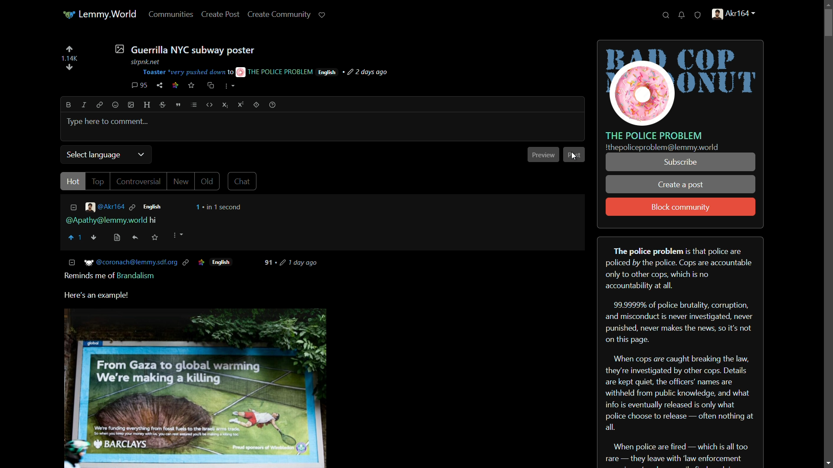 This screenshot has width=833, height=468. I want to click on language, so click(327, 72).